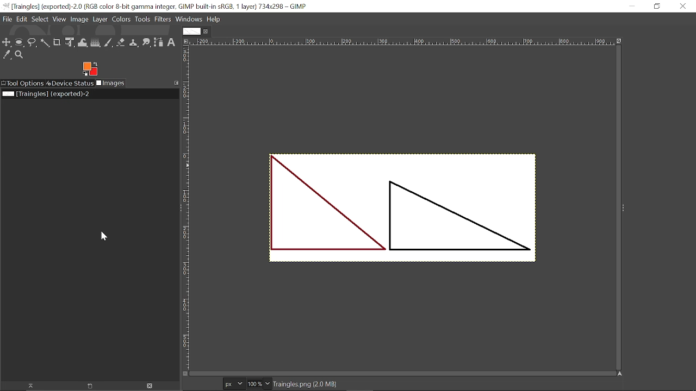 Image resolution: width=696 pixels, height=391 pixels. What do you see at coordinates (60, 20) in the screenshot?
I see `View` at bounding box center [60, 20].